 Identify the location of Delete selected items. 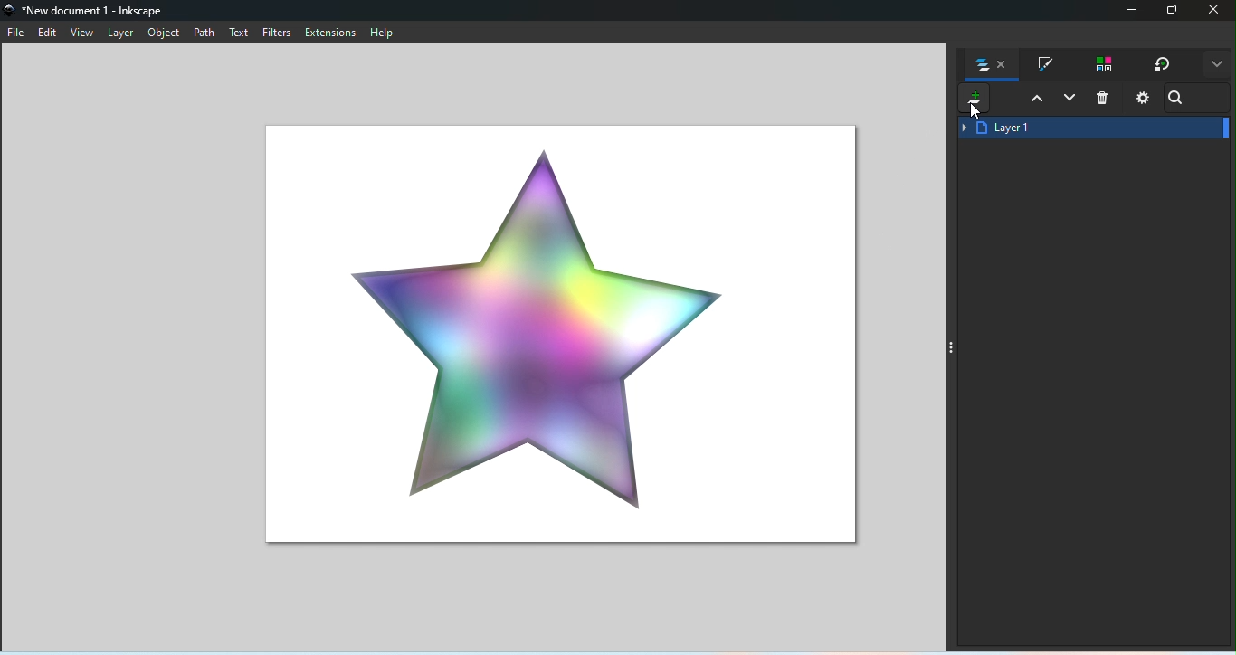
(1105, 100).